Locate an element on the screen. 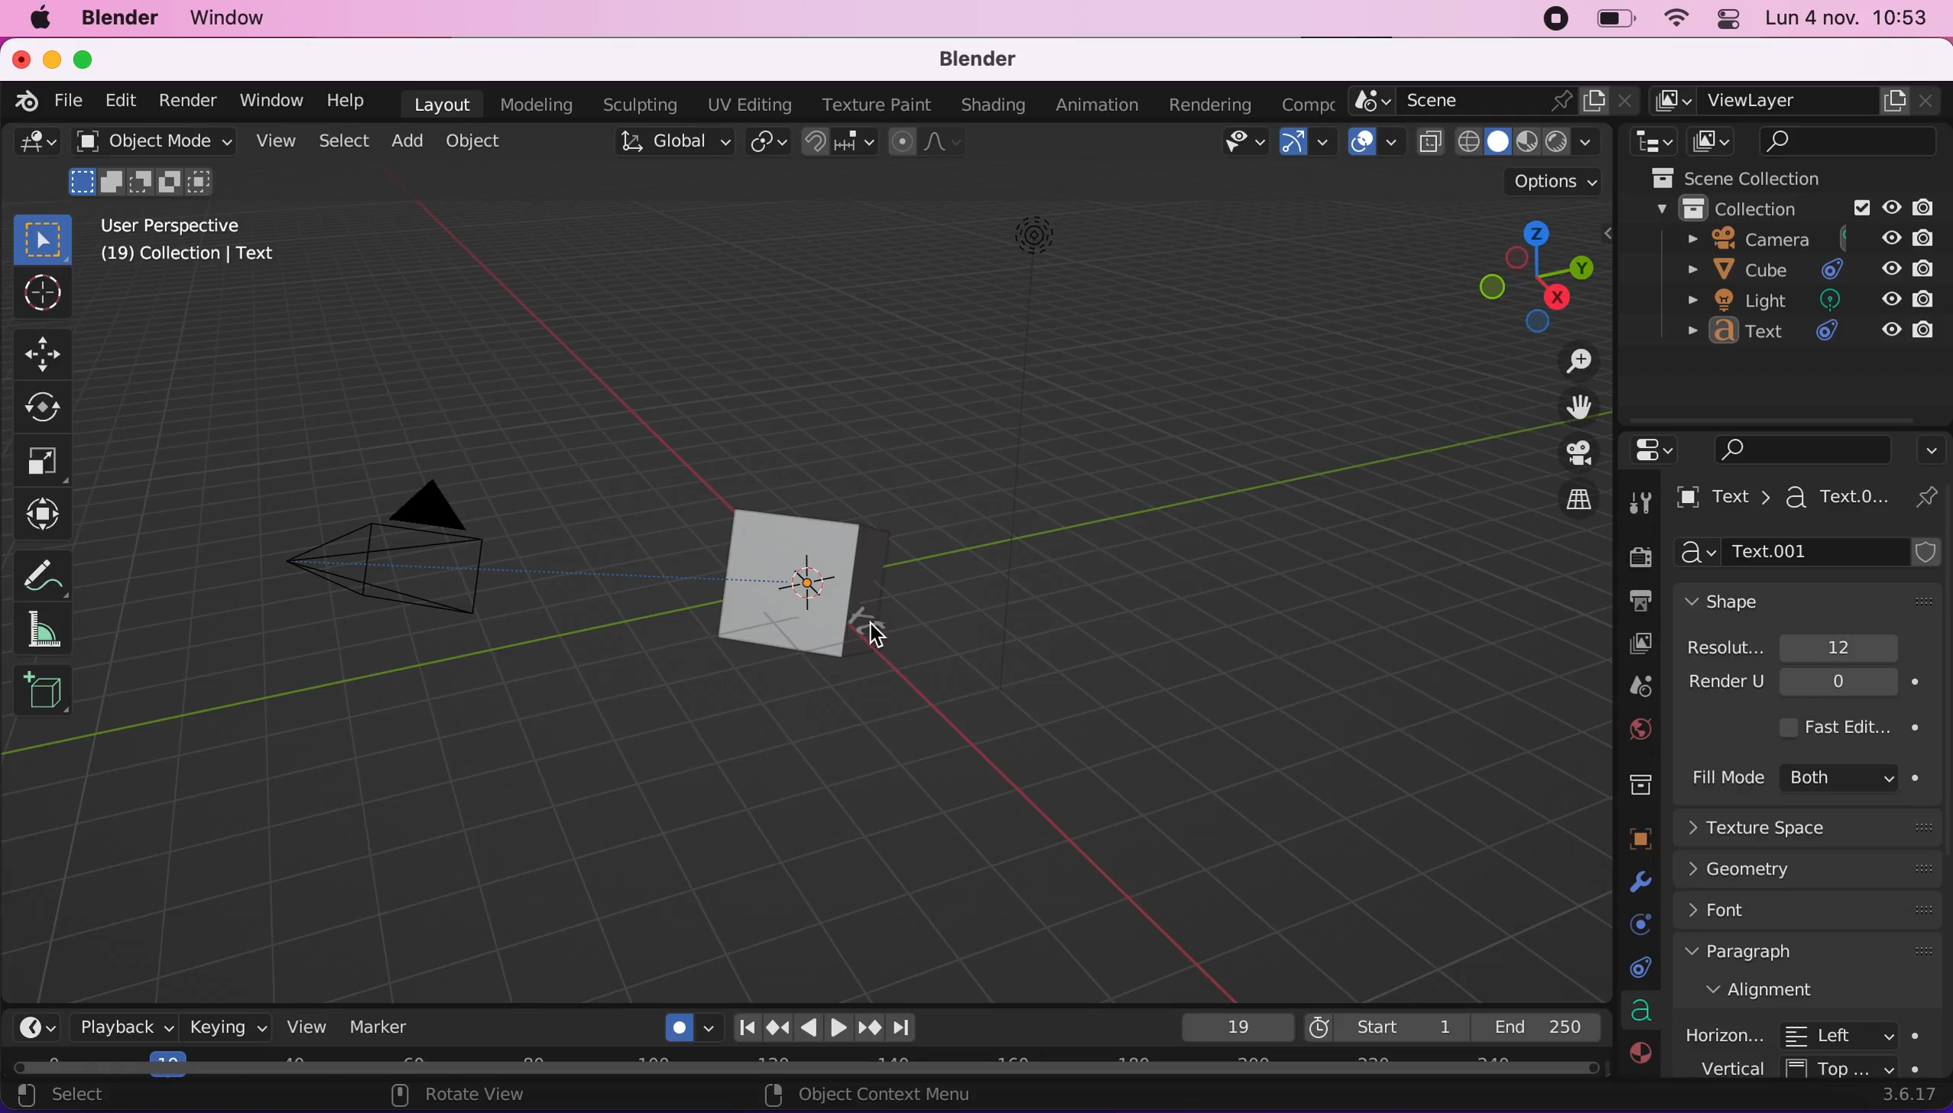 The height and width of the screenshot is (1113, 1953). time and date is located at coordinates (1848, 20).